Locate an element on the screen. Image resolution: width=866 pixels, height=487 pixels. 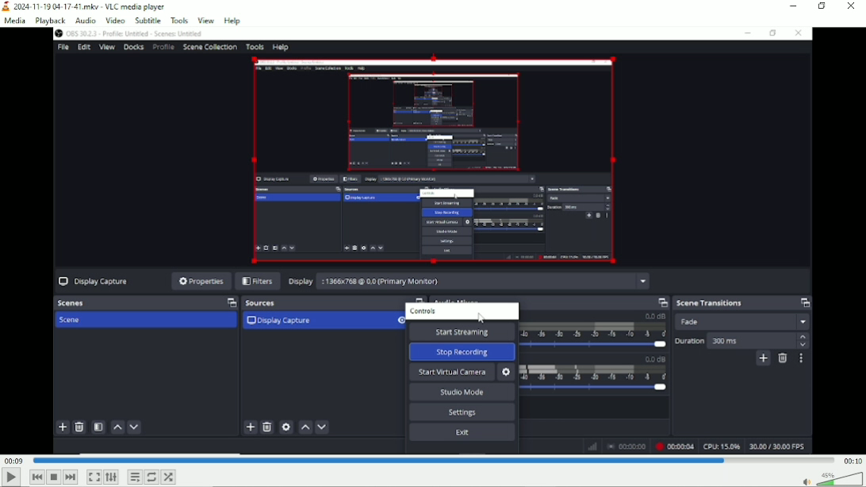
Previous is located at coordinates (37, 477).